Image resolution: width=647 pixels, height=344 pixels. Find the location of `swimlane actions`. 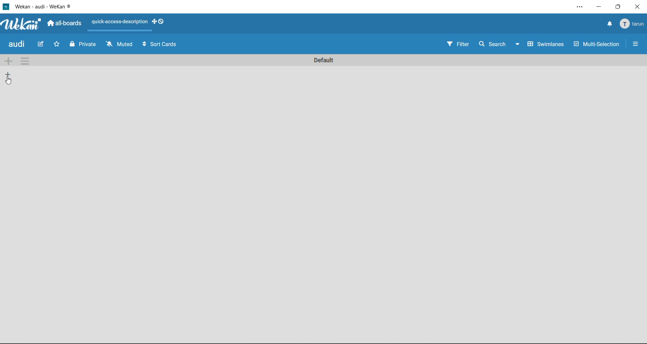

swimlane actions is located at coordinates (25, 62).